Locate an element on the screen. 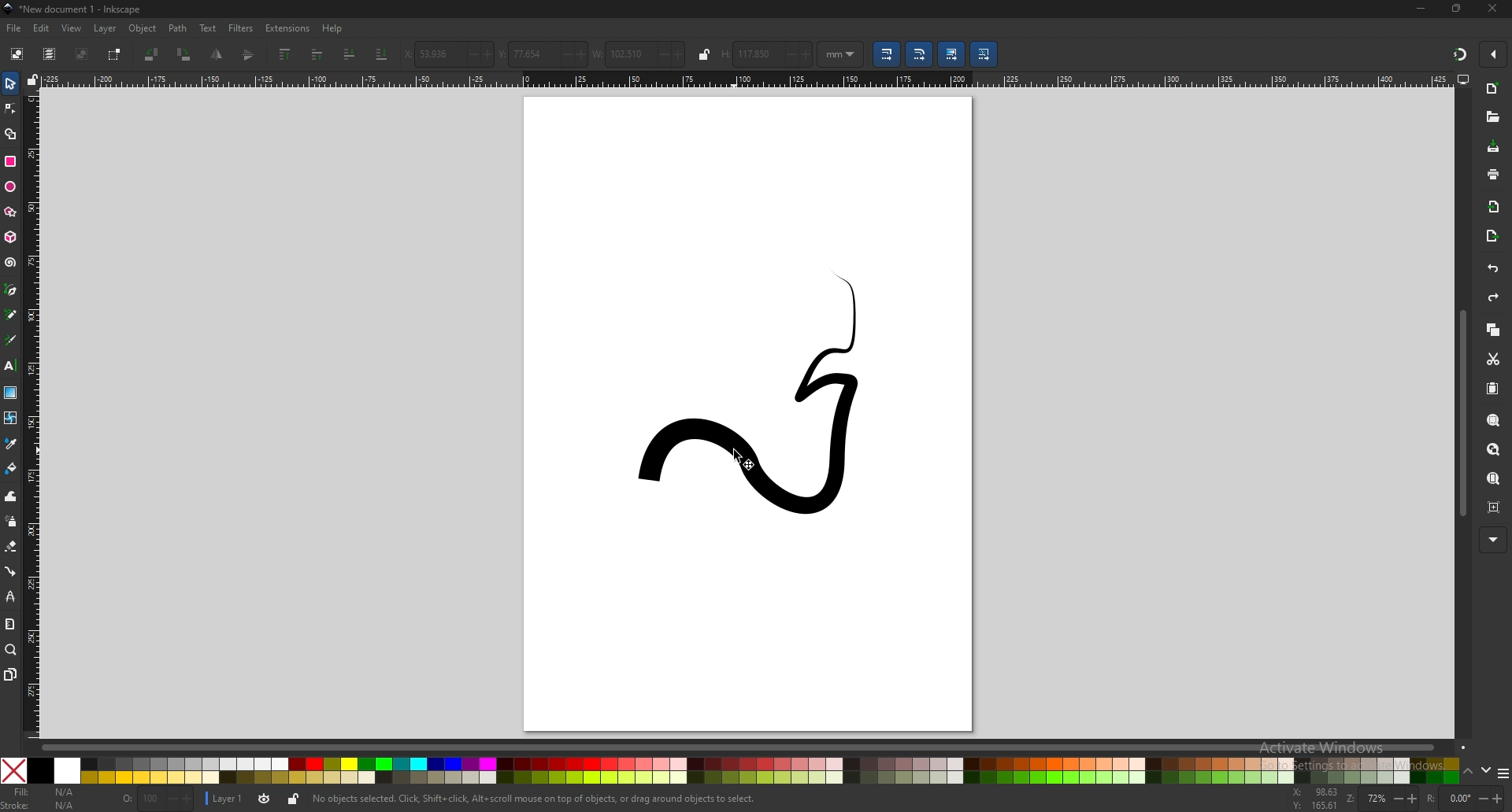  select all in all layers is located at coordinates (49, 54).